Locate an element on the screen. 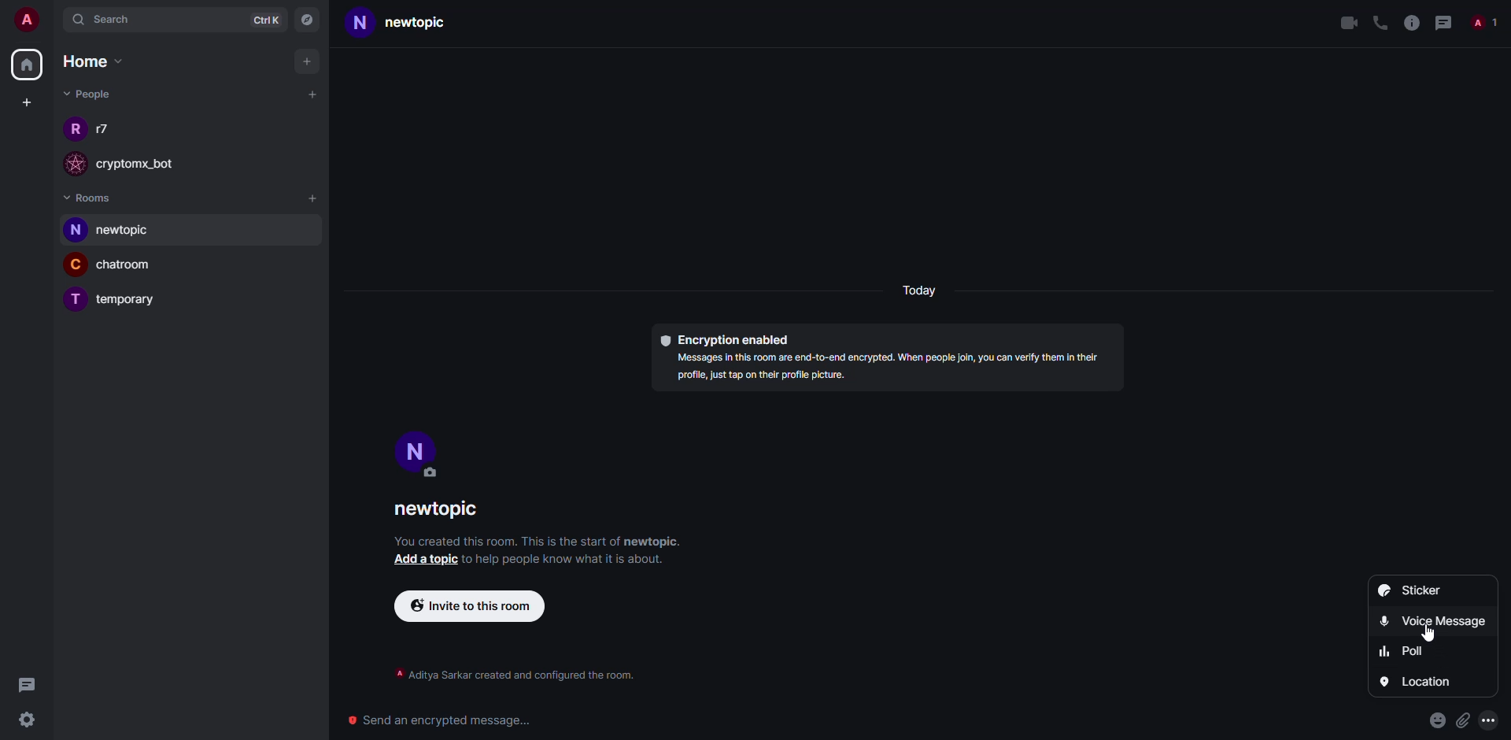 This screenshot has width=1511, height=740. add is located at coordinates (314, 201).